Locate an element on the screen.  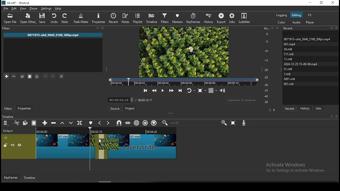
previous marker is located at coordinates (100, 123).